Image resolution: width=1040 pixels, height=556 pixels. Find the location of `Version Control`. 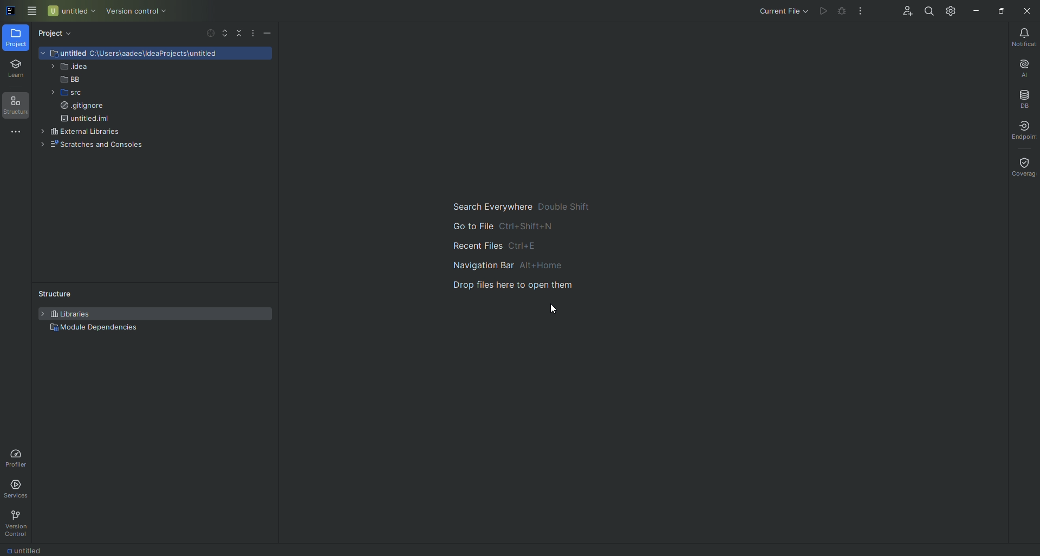

Version Control is located at coordinates (140, 12).